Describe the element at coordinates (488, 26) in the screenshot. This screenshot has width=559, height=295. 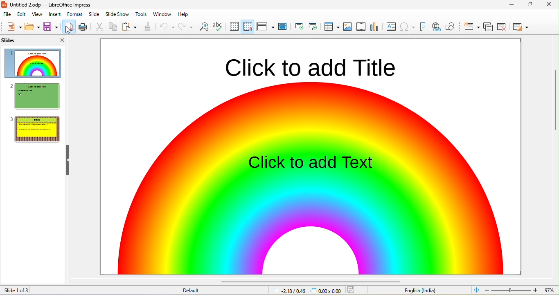
I see `duplicate slide` at that location.